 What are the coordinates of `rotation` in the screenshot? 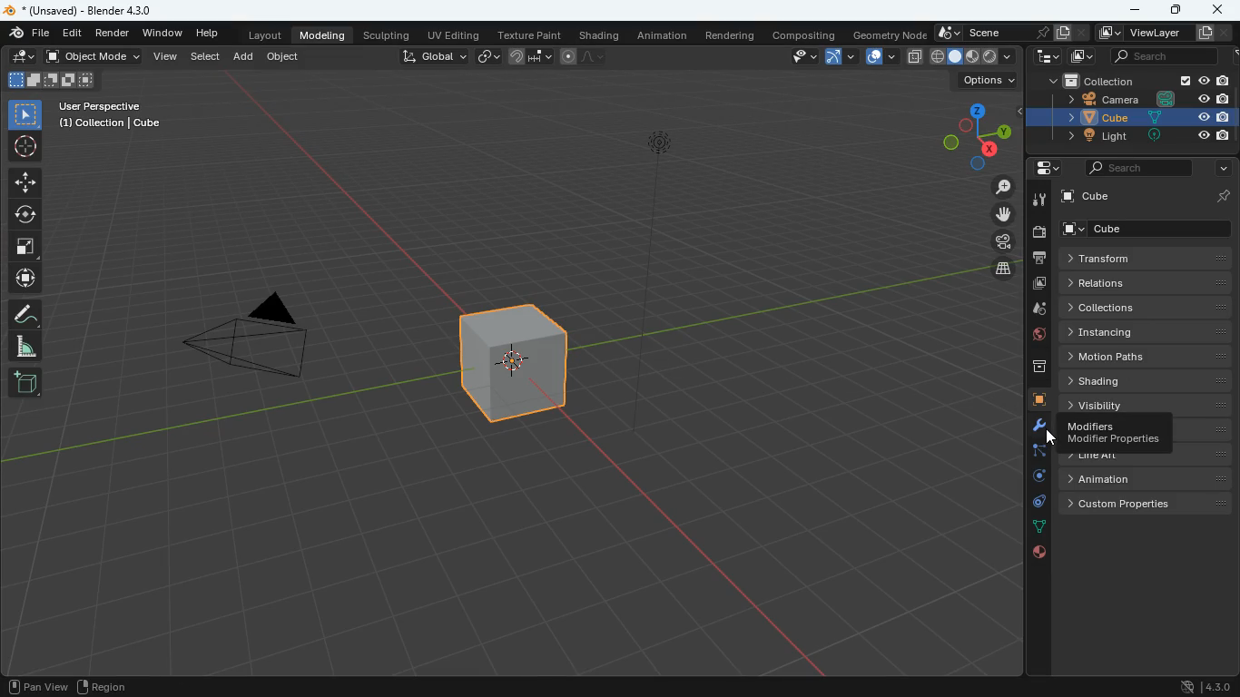 It's located at (1030, 477).